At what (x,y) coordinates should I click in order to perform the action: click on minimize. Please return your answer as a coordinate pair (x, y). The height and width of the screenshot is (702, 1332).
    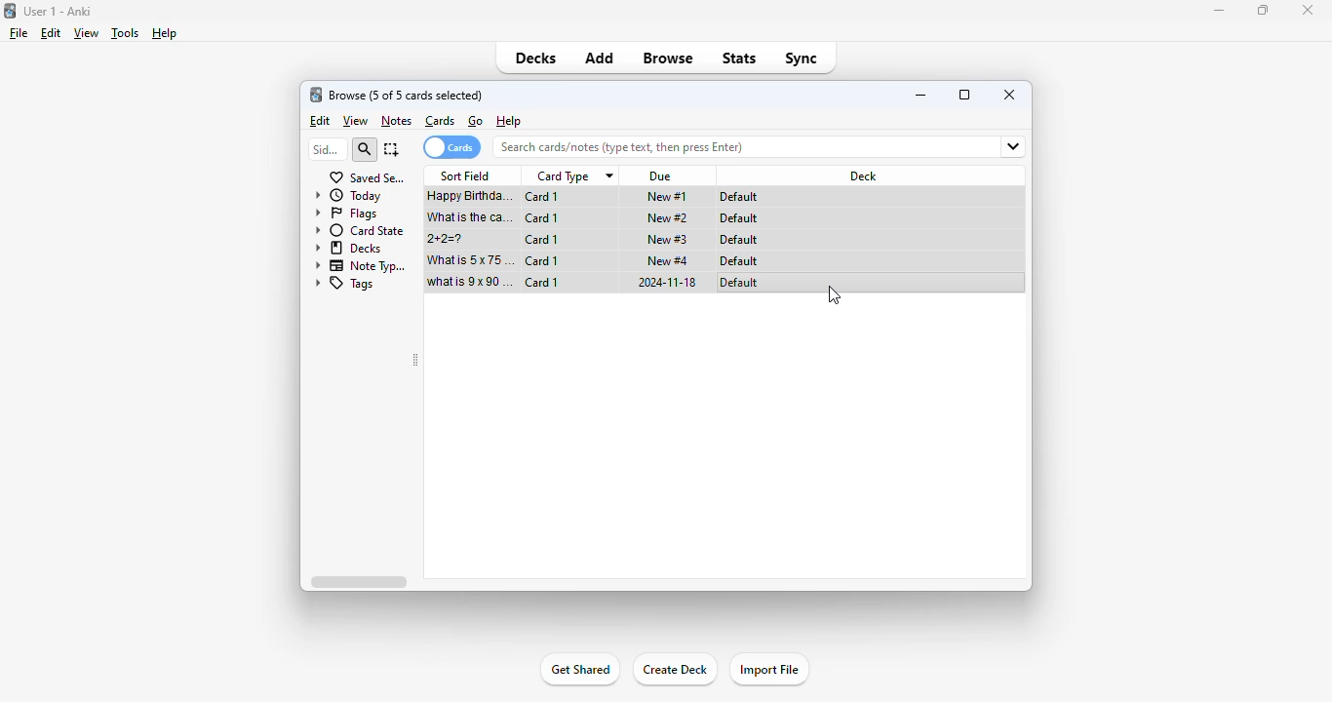
    Looking at the image, I should click on (922, 95).